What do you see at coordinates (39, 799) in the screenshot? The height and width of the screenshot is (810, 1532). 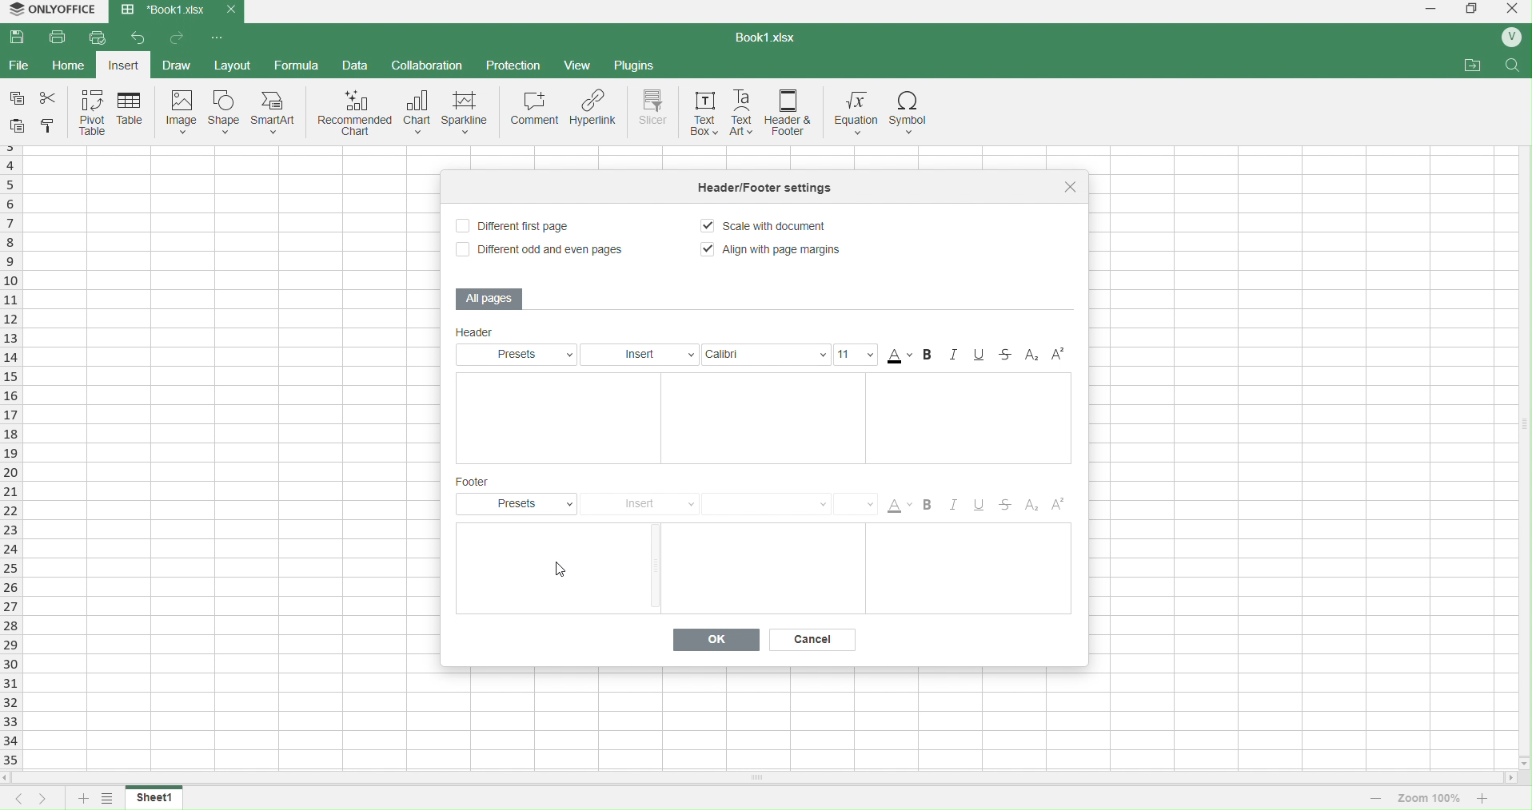 I see `next sheet` at bounding box center [39, 799].